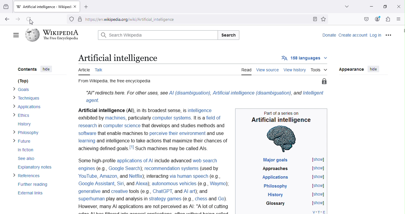 The image size is (405, 214). Describe the element at coordinates (375, 69) in the screenshot. I see `hide` at that location.